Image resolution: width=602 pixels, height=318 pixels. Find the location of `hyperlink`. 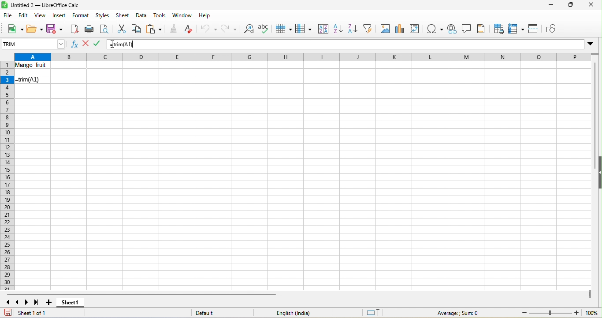

hyperlink is located at coordinates (453, 30).